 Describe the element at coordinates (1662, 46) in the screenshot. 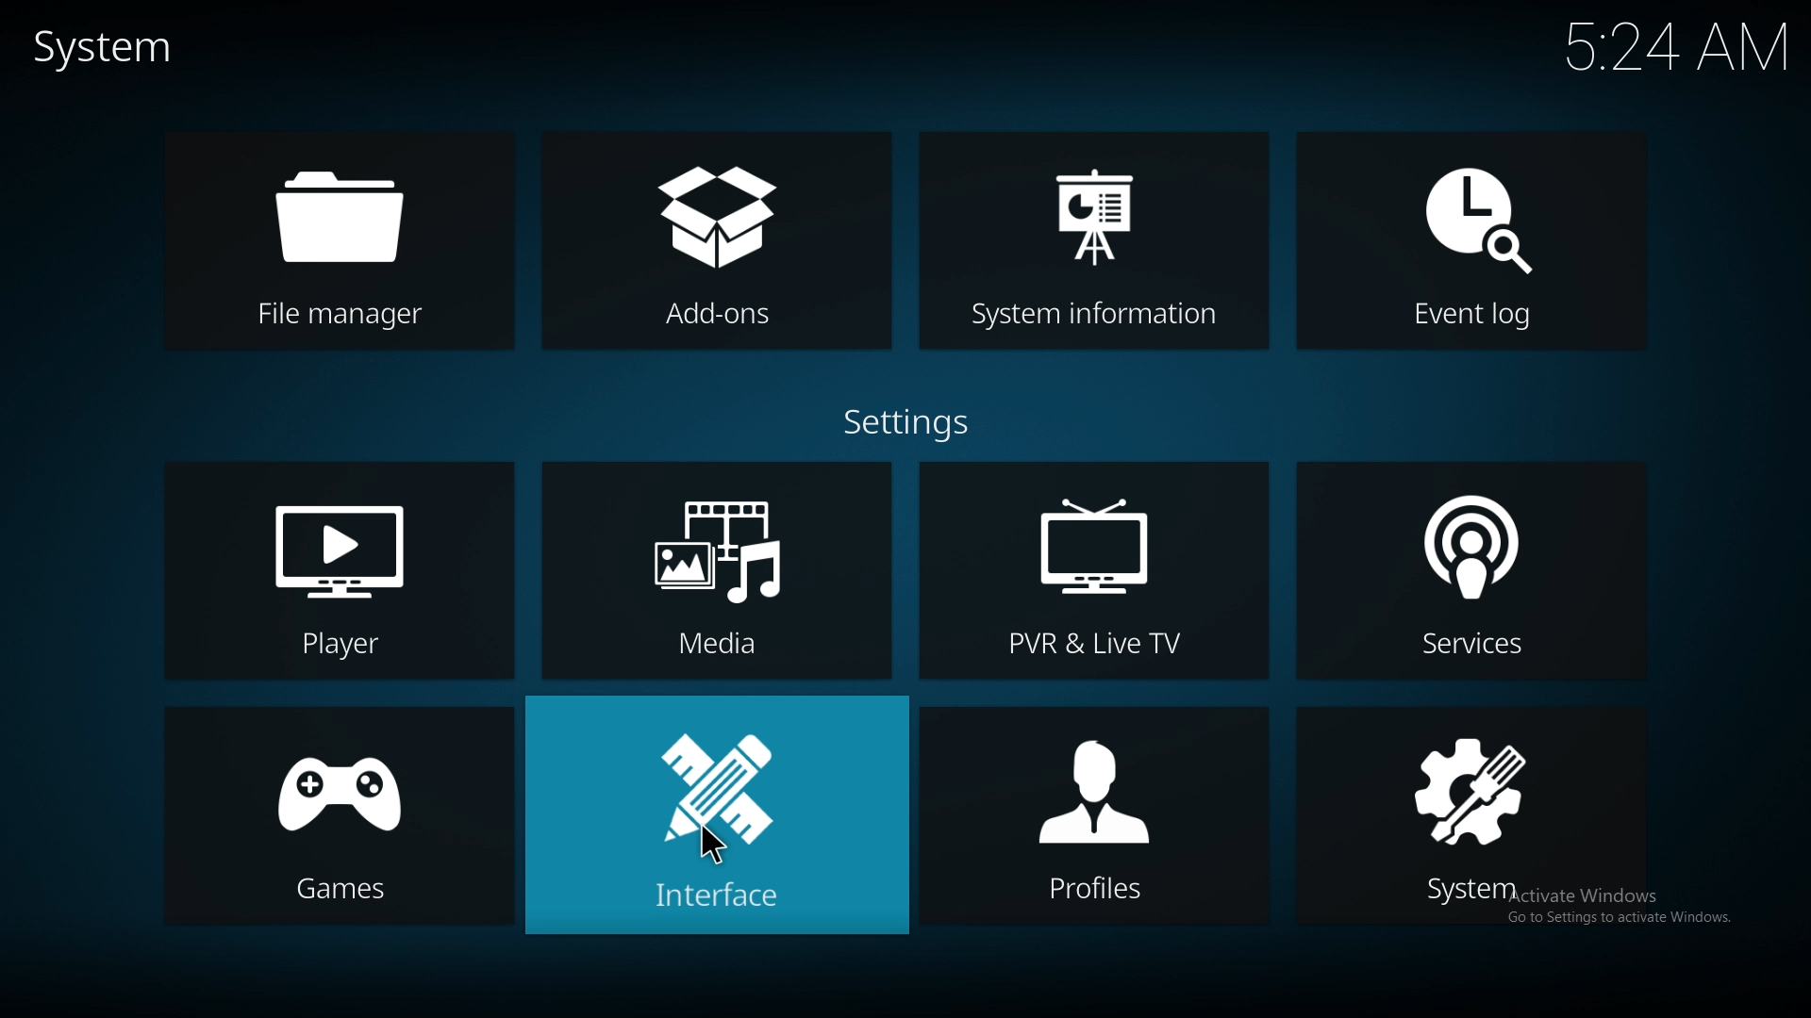

I see `time` at that location.